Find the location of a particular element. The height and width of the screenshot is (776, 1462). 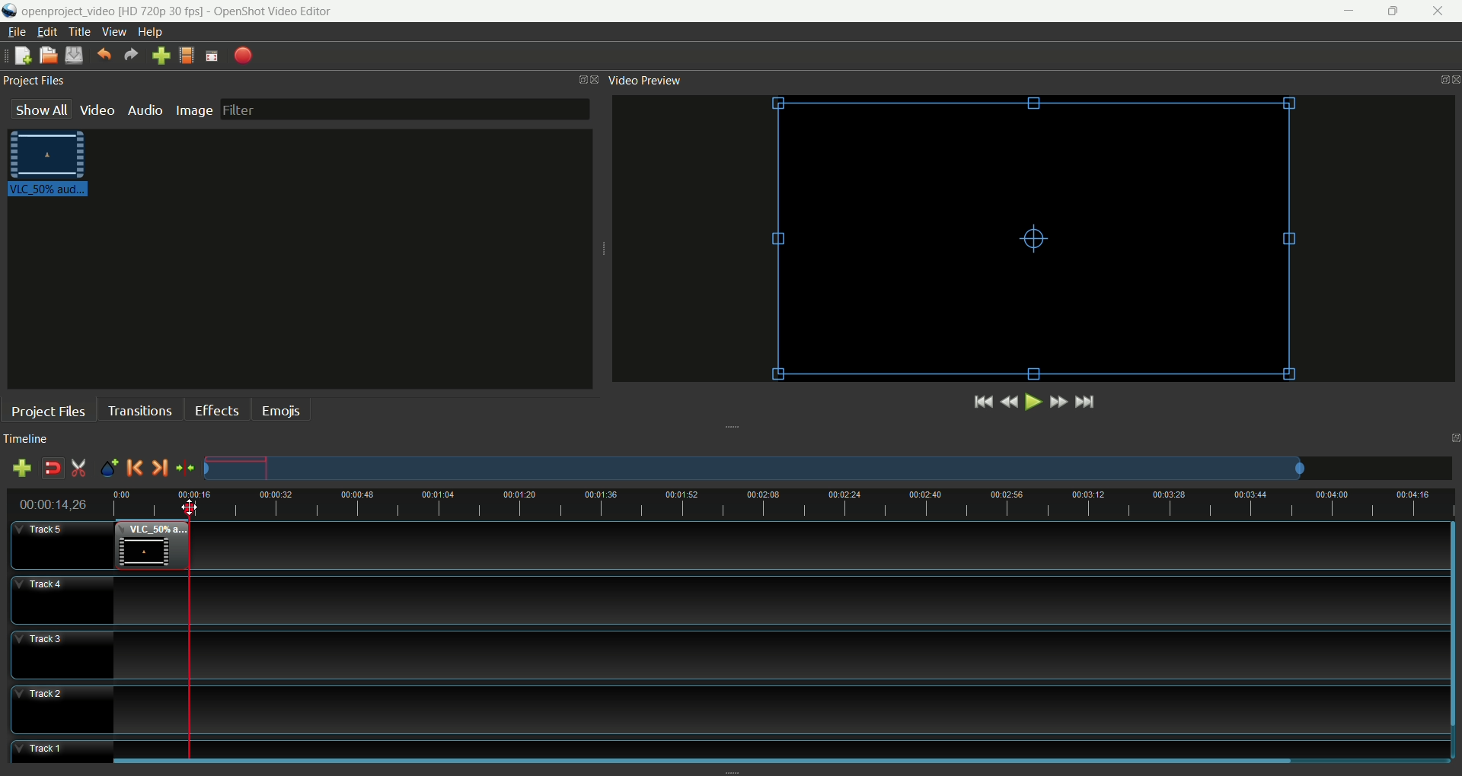

time is located at coordinates (60, 504).